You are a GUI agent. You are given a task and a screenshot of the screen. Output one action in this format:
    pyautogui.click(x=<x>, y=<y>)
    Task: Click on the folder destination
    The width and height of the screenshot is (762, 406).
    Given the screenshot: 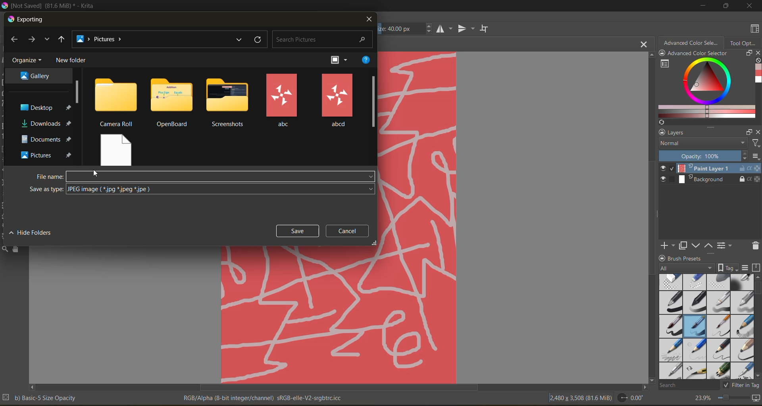 What is the action you would take?
    pyautogui.click(x=48, y=155)
    